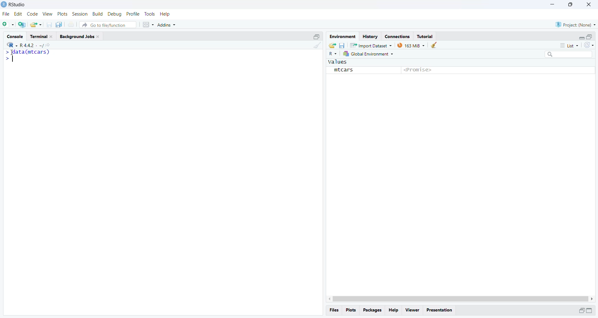 The width and height of the screenshot is (598, 318). I want to click on minimise, so click(553, 4).